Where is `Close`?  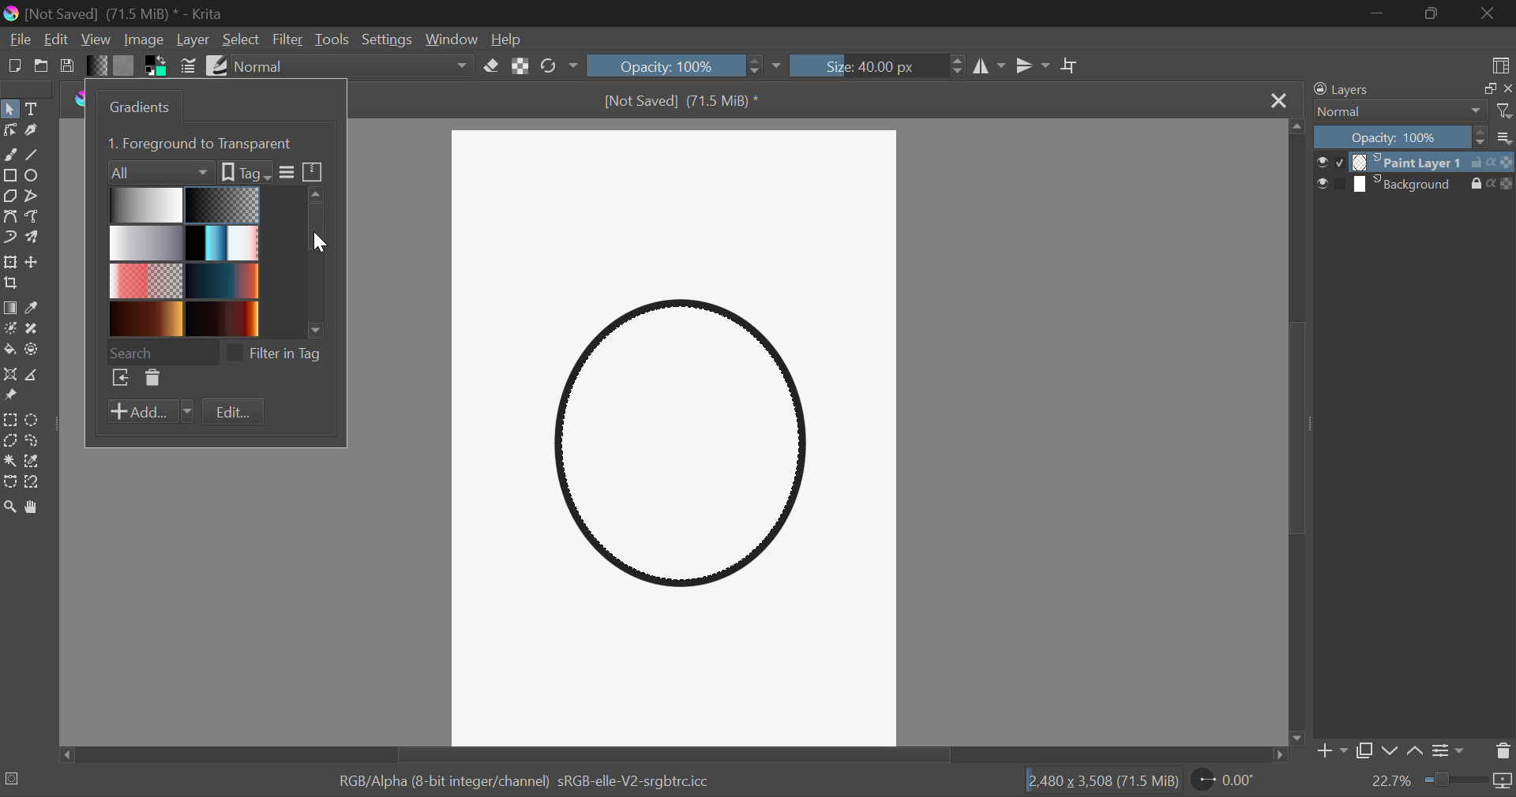 Close is located at coordinates (1492, 14).